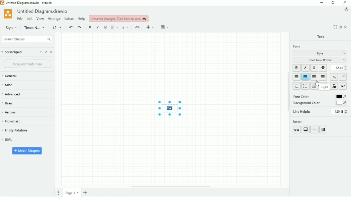 The height and width of the screenshot is (197, 351). I want to click on Font, so click(296, 47).